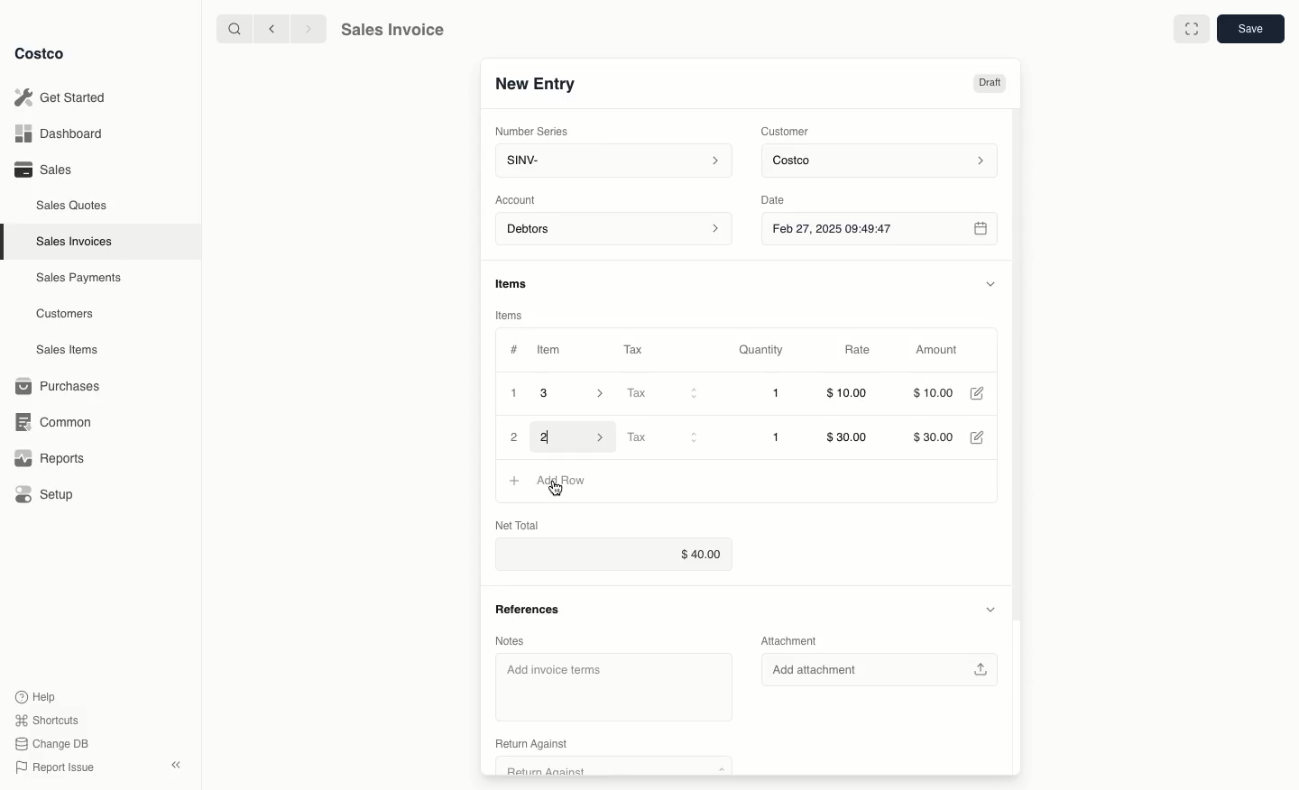 This screenshot has width=1299, height=790. What do you see at coordinates (520, 285) in the screenshot?
I see `Items` at bounding box center [520, 285].